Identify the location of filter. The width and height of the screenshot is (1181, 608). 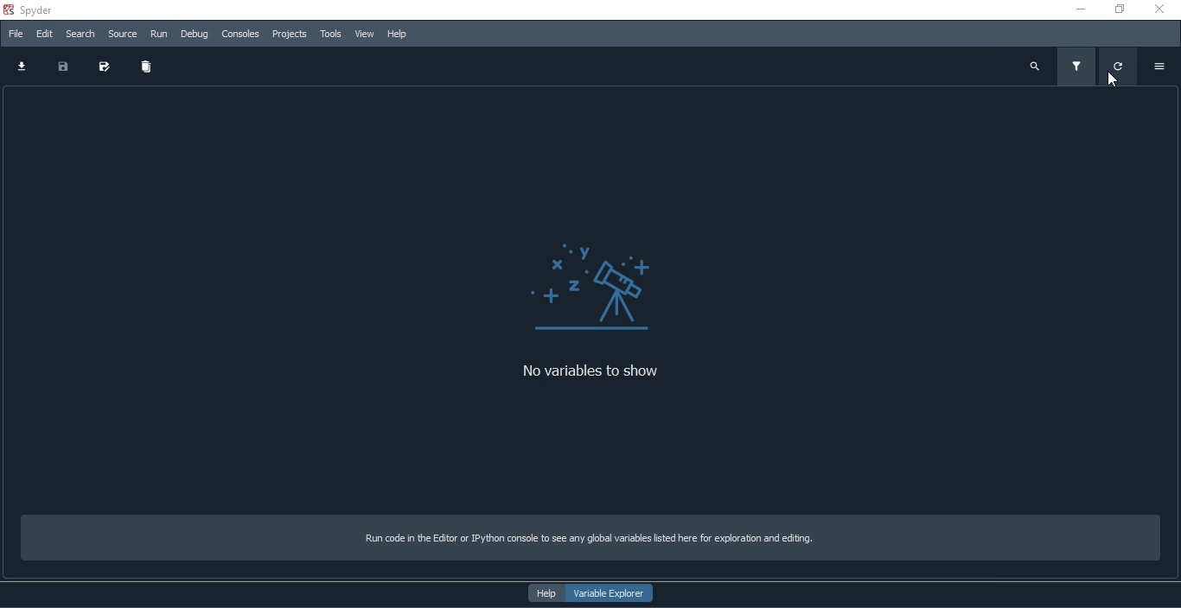
(1076, 68).